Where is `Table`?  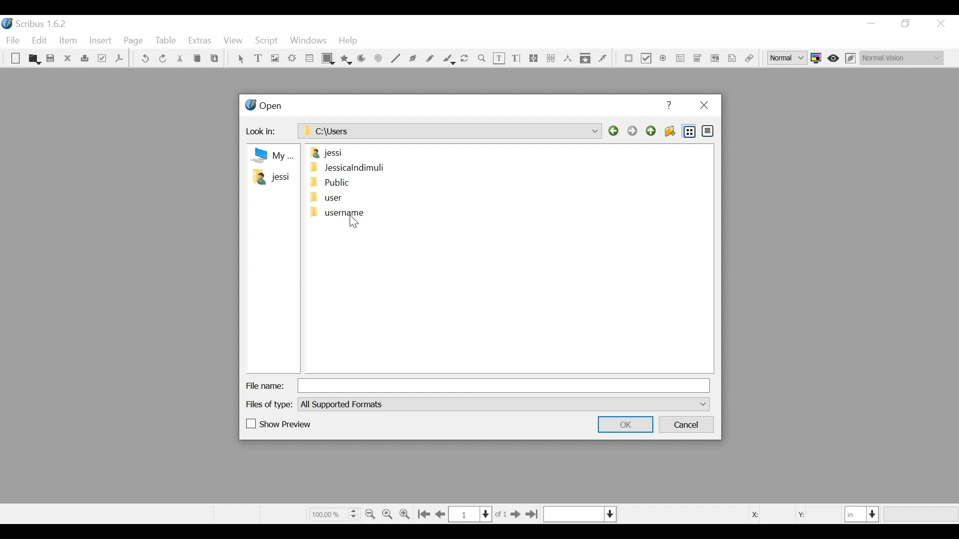
Table is located at coordinates (310, 59).